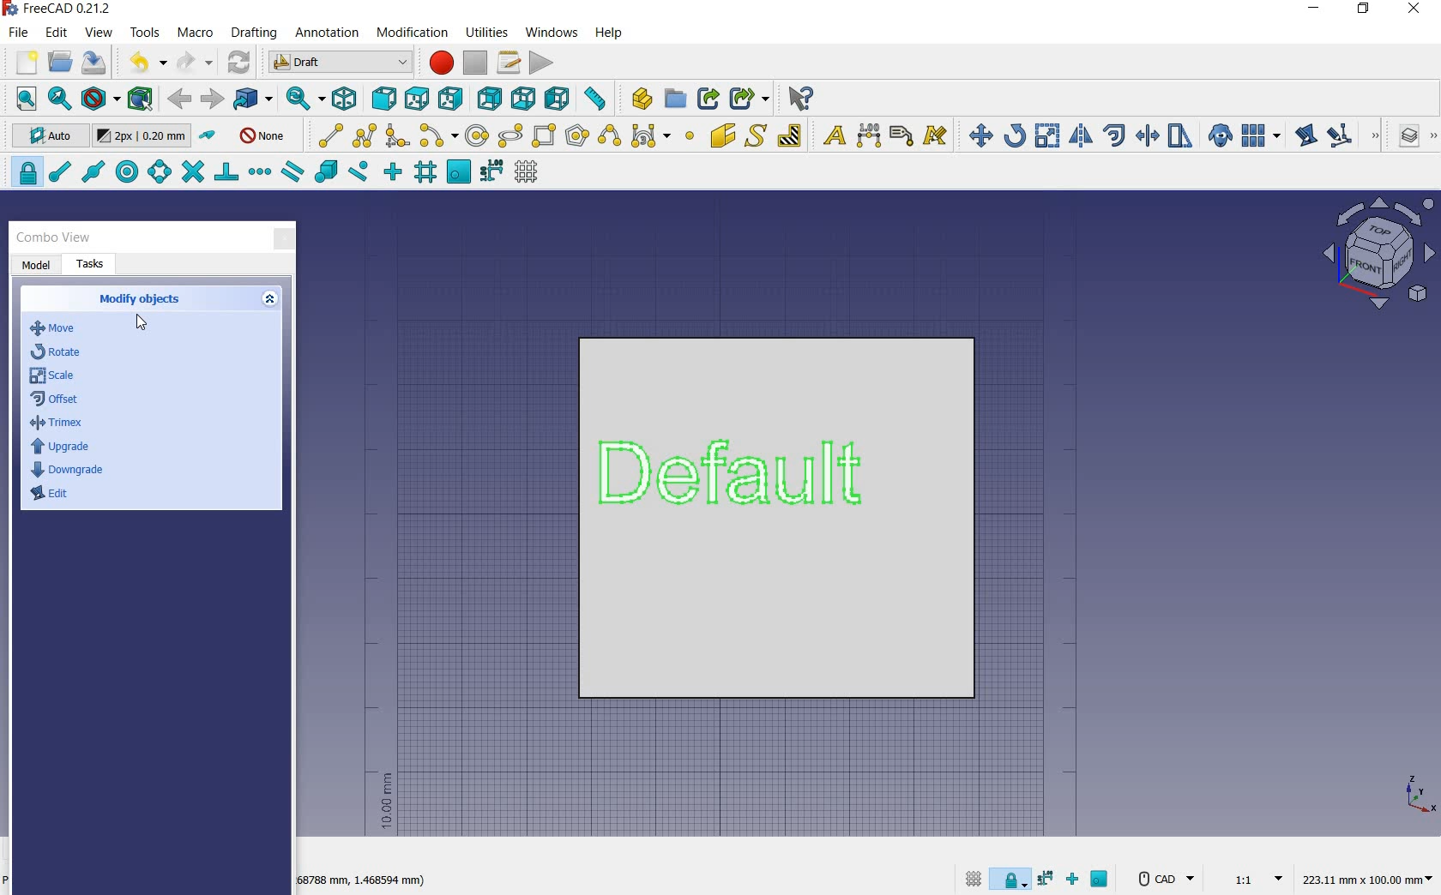 The image size is (1441, 895). I want to click on help, so click(608, 33).